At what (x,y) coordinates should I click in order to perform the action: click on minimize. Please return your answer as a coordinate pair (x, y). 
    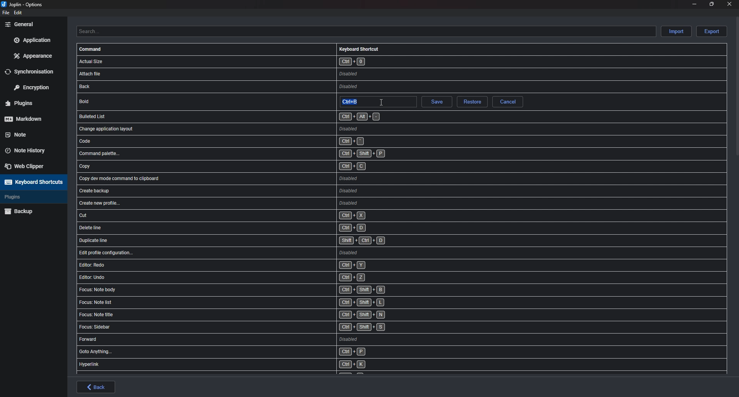
    Looking at the image, I should click on (695, 3).